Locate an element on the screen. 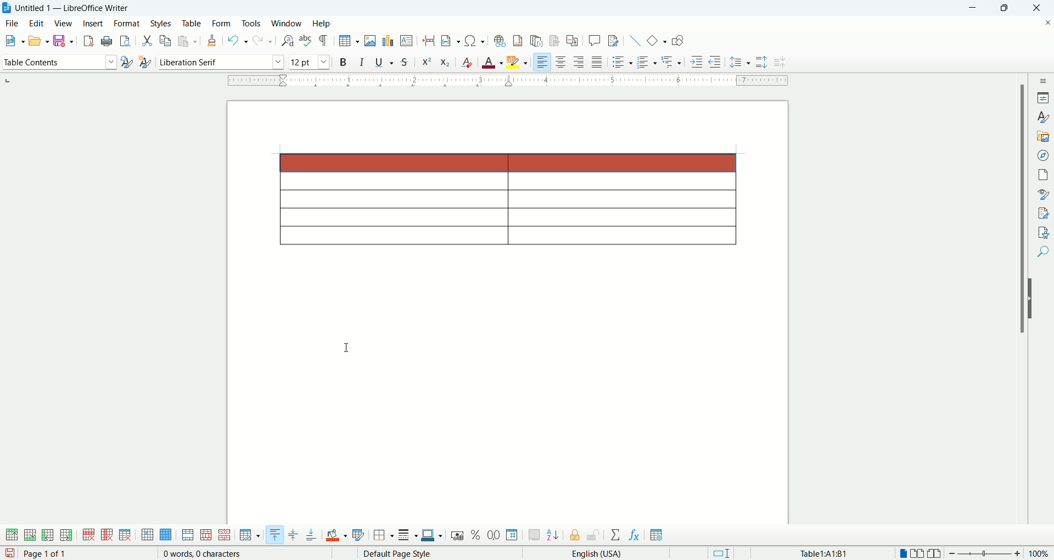 The width and height of the screenshot is (1054, 560). insert endnote is located at coordinates (539, 41).